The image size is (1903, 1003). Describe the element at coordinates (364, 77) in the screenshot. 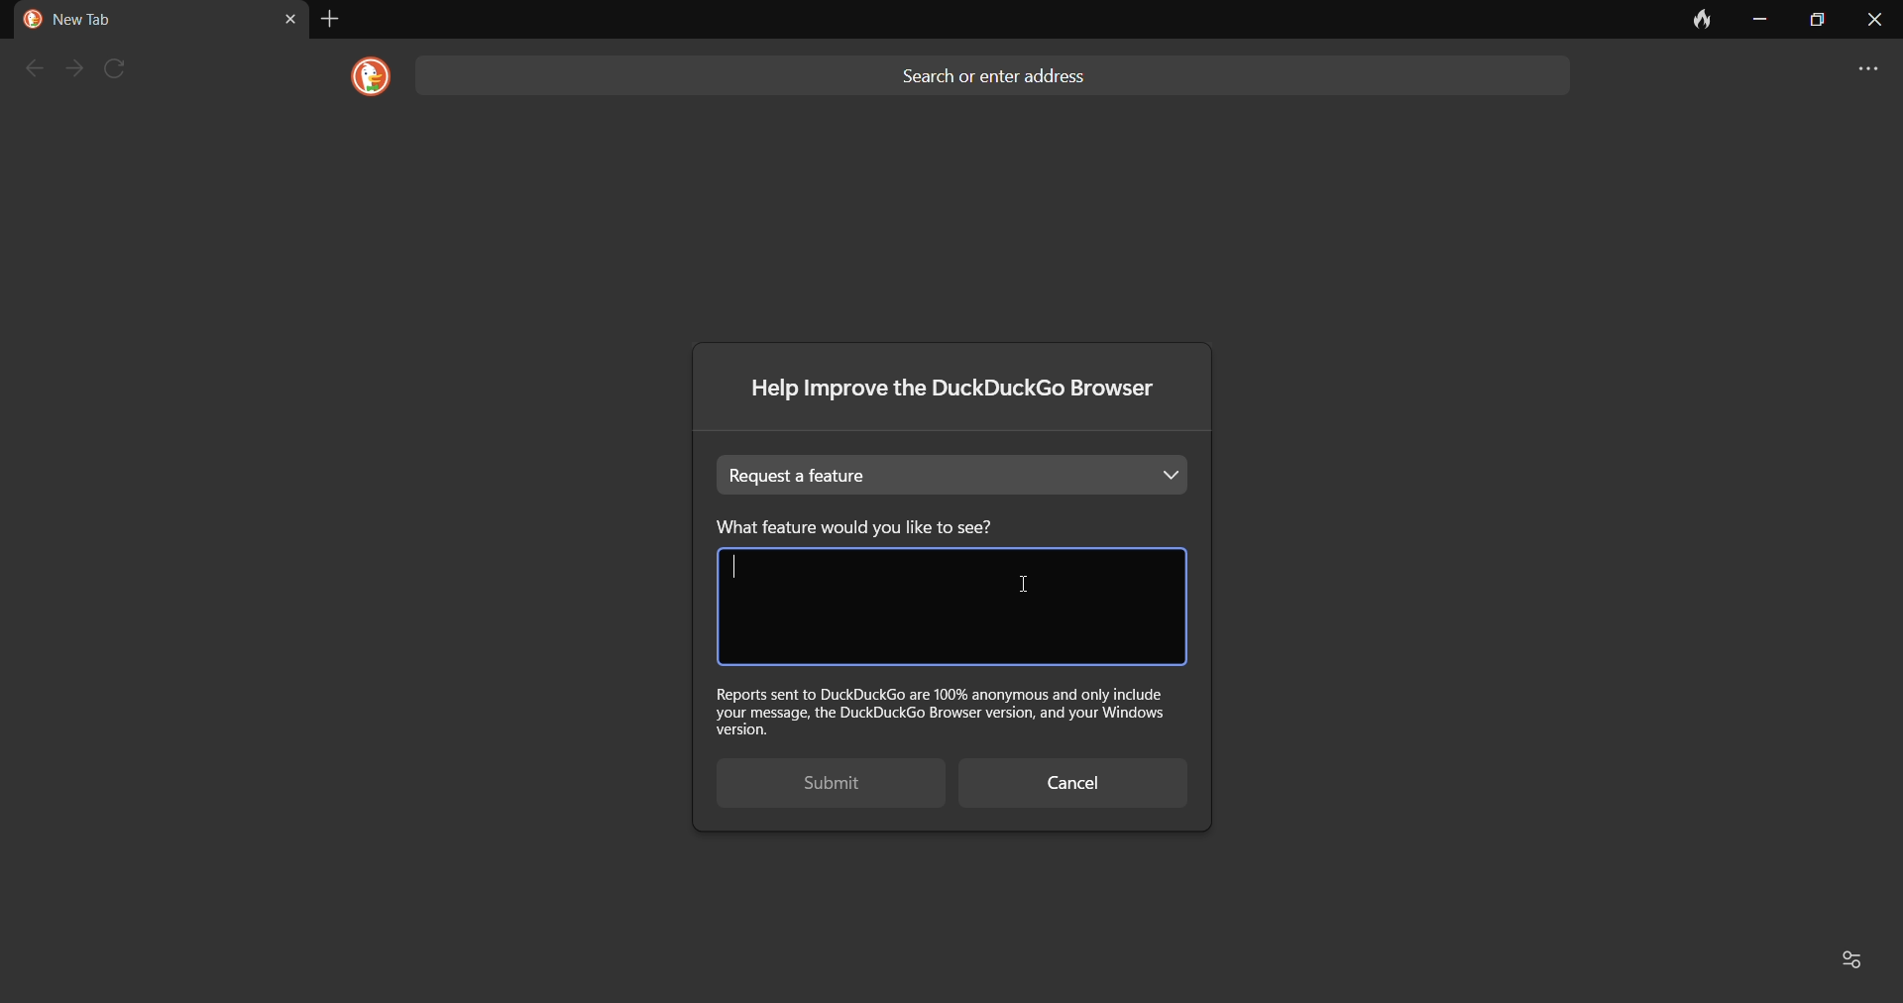

I see `logo` at that location.